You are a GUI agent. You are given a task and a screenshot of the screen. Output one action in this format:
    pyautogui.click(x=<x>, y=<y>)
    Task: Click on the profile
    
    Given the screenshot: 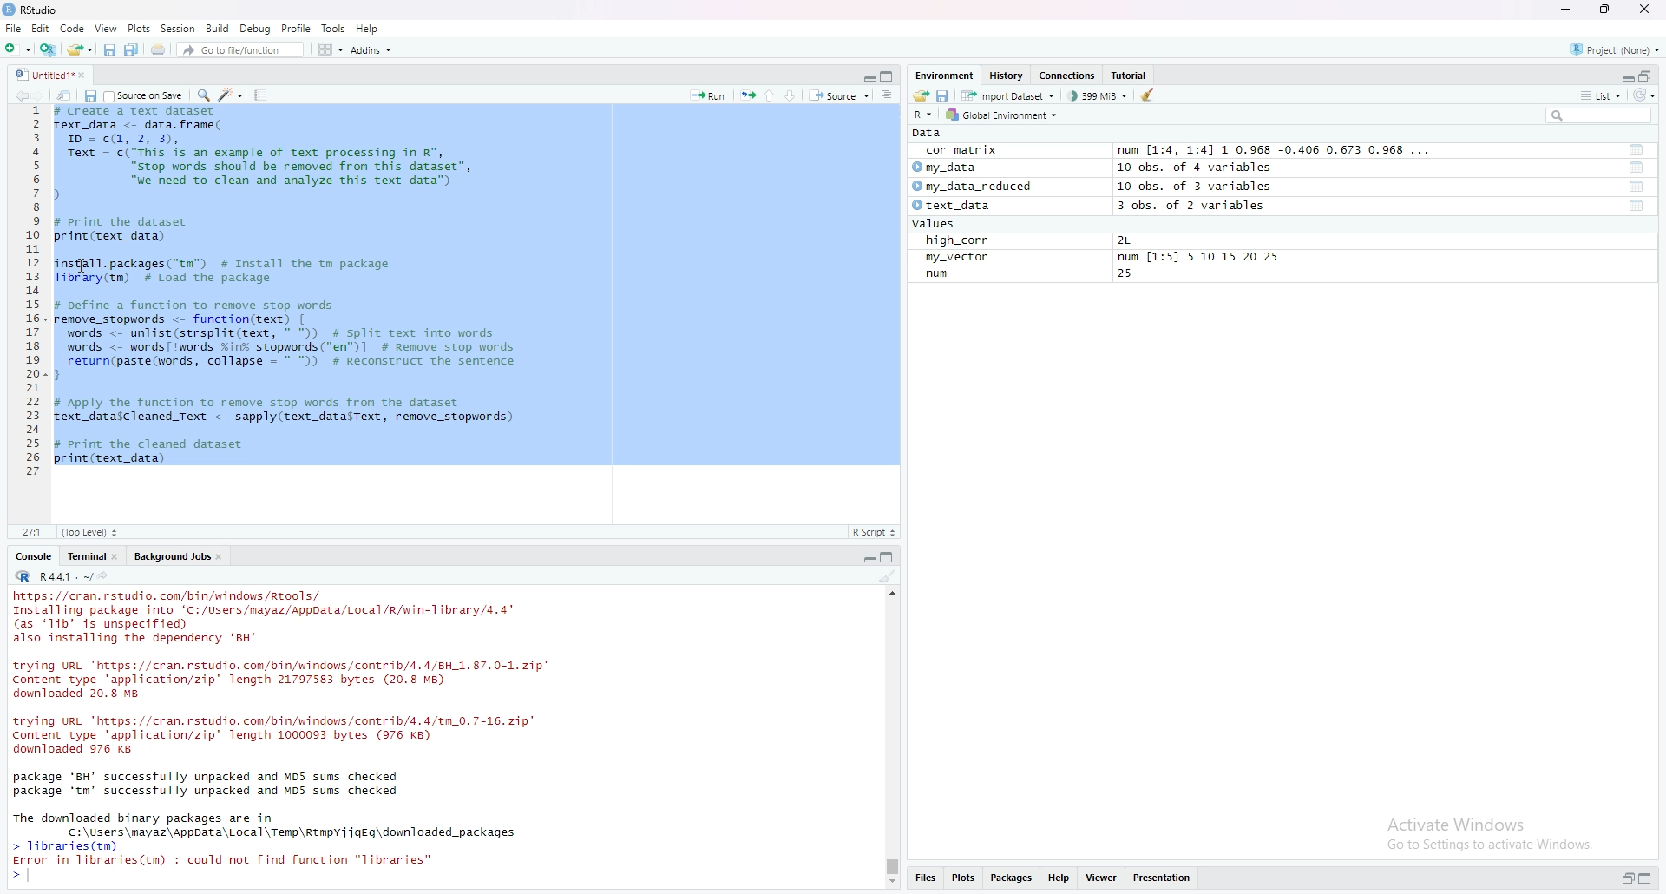 What is the action you would take?
    pyautogui.click(x=298, y=28)
    